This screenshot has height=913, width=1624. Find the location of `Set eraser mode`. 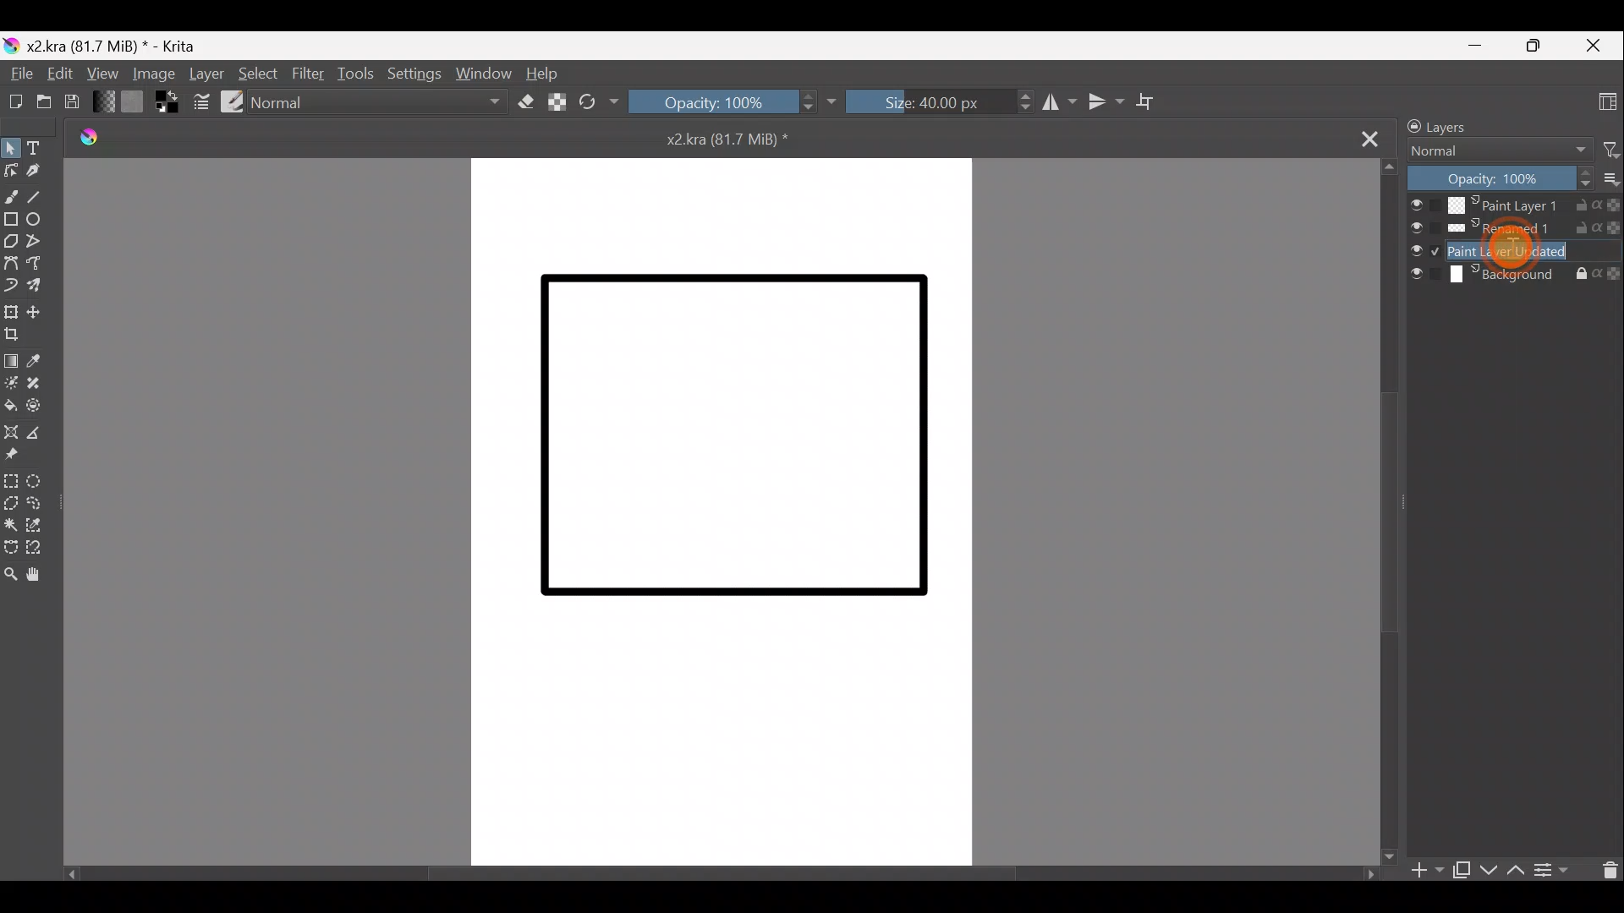

Set eraser mode is located at coordinates (527, 101).